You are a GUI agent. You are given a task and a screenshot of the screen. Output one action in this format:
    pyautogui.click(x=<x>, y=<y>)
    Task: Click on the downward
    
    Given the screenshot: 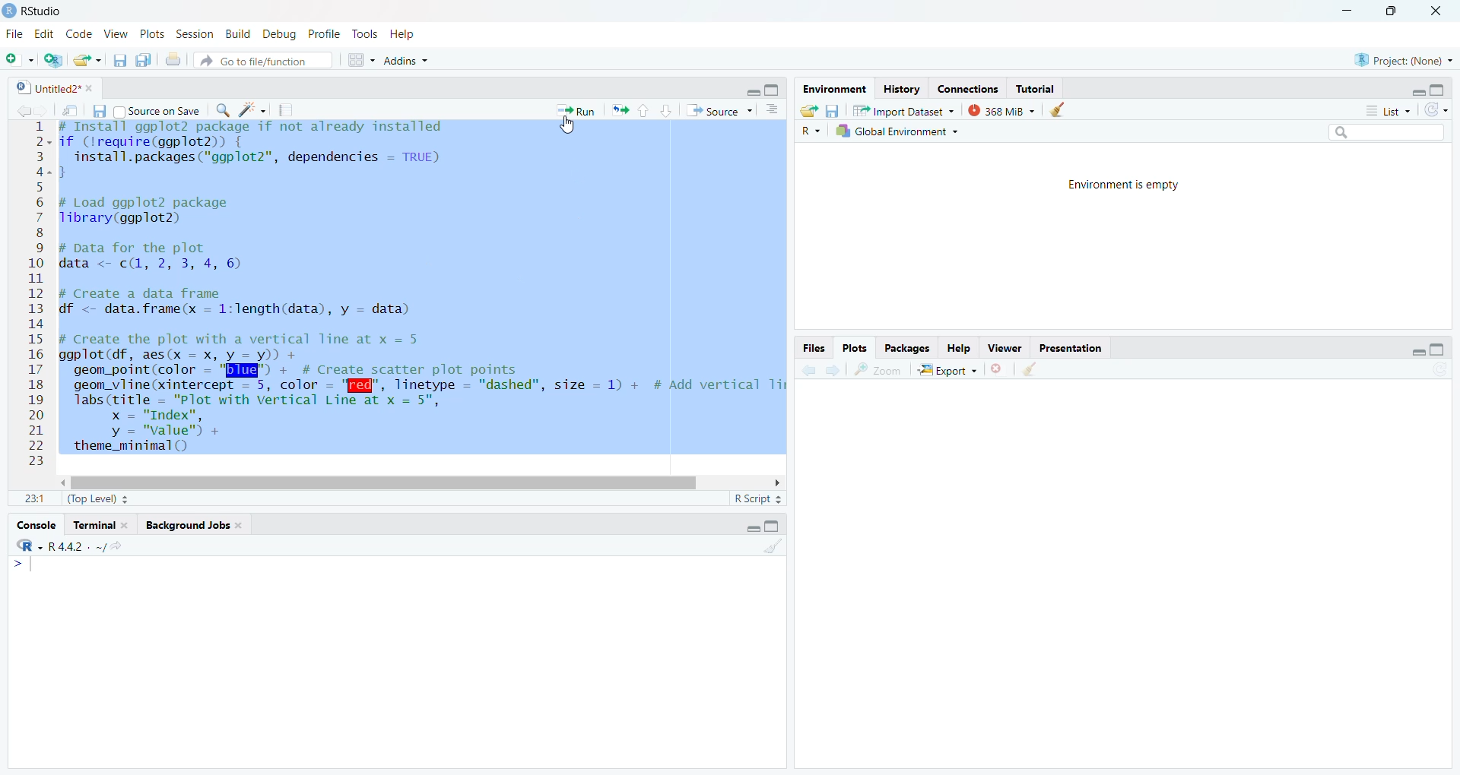 What is the action you would take?
    pyautogui.click(x=669, y=113)
    